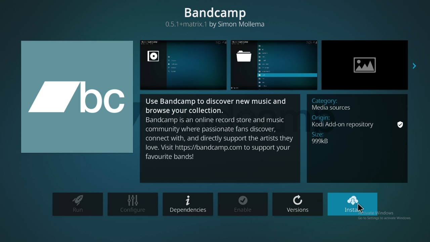  I want to click on run, so click(77, 205).